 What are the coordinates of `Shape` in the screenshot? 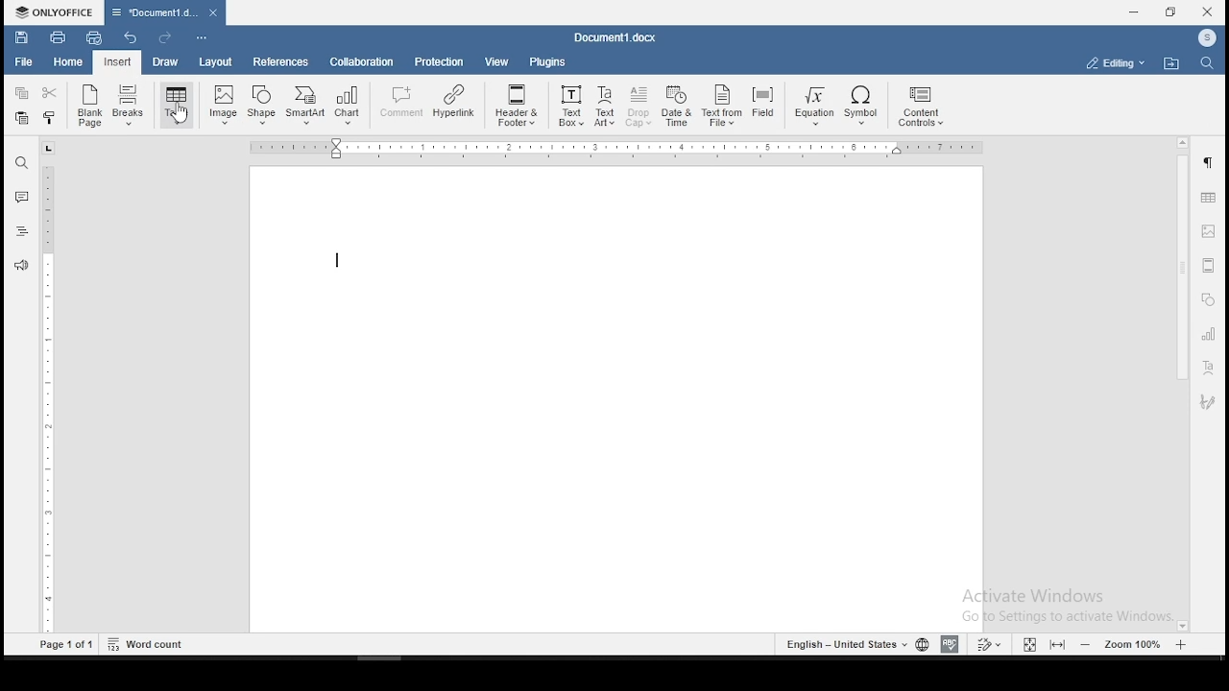 It's located at (263, 104).